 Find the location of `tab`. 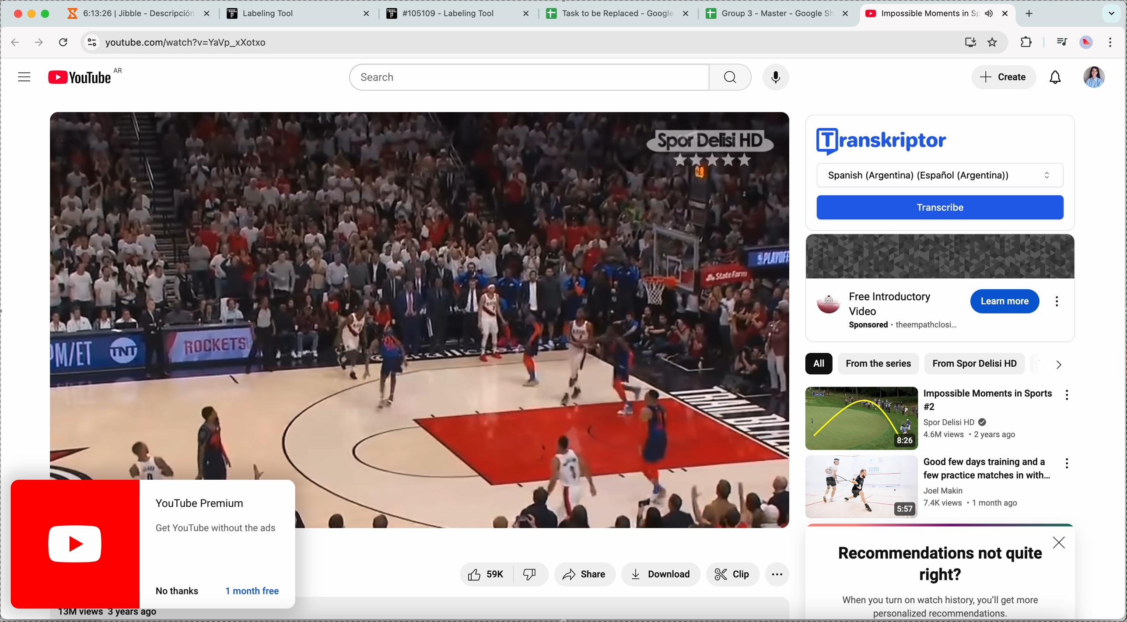

tab is located at coordinates (938, 14).